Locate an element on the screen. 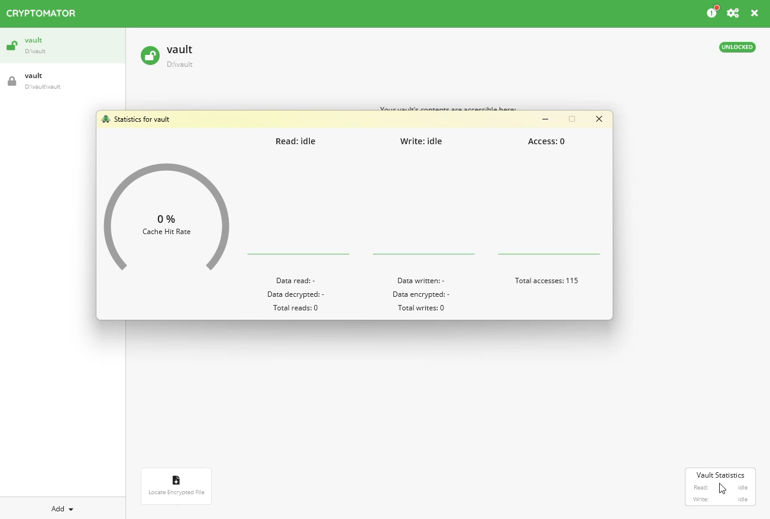  vault is located at coordinates (62, 46).